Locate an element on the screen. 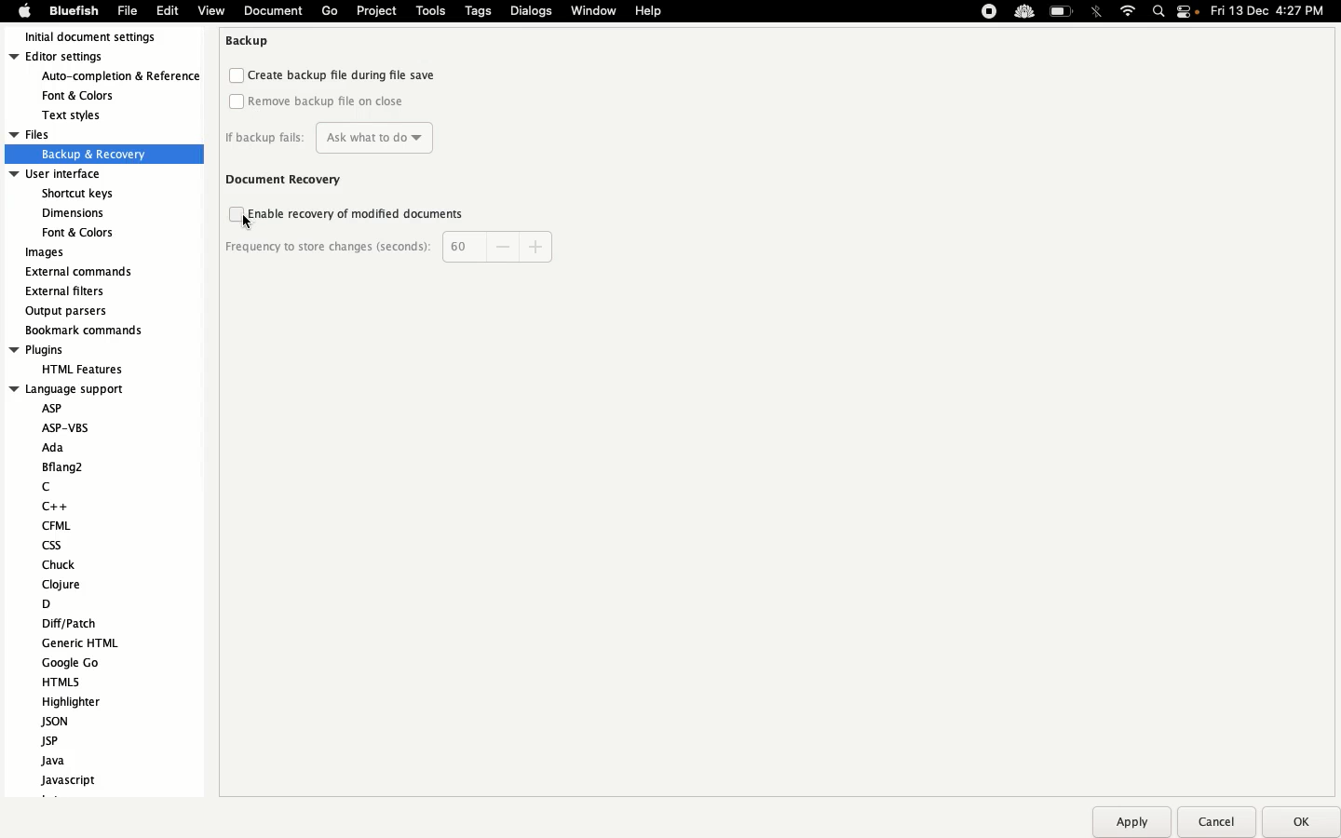 Image resolution: width=1341 pixels, height=838 pixels. Plugins  is located at coordinates (74, 361).